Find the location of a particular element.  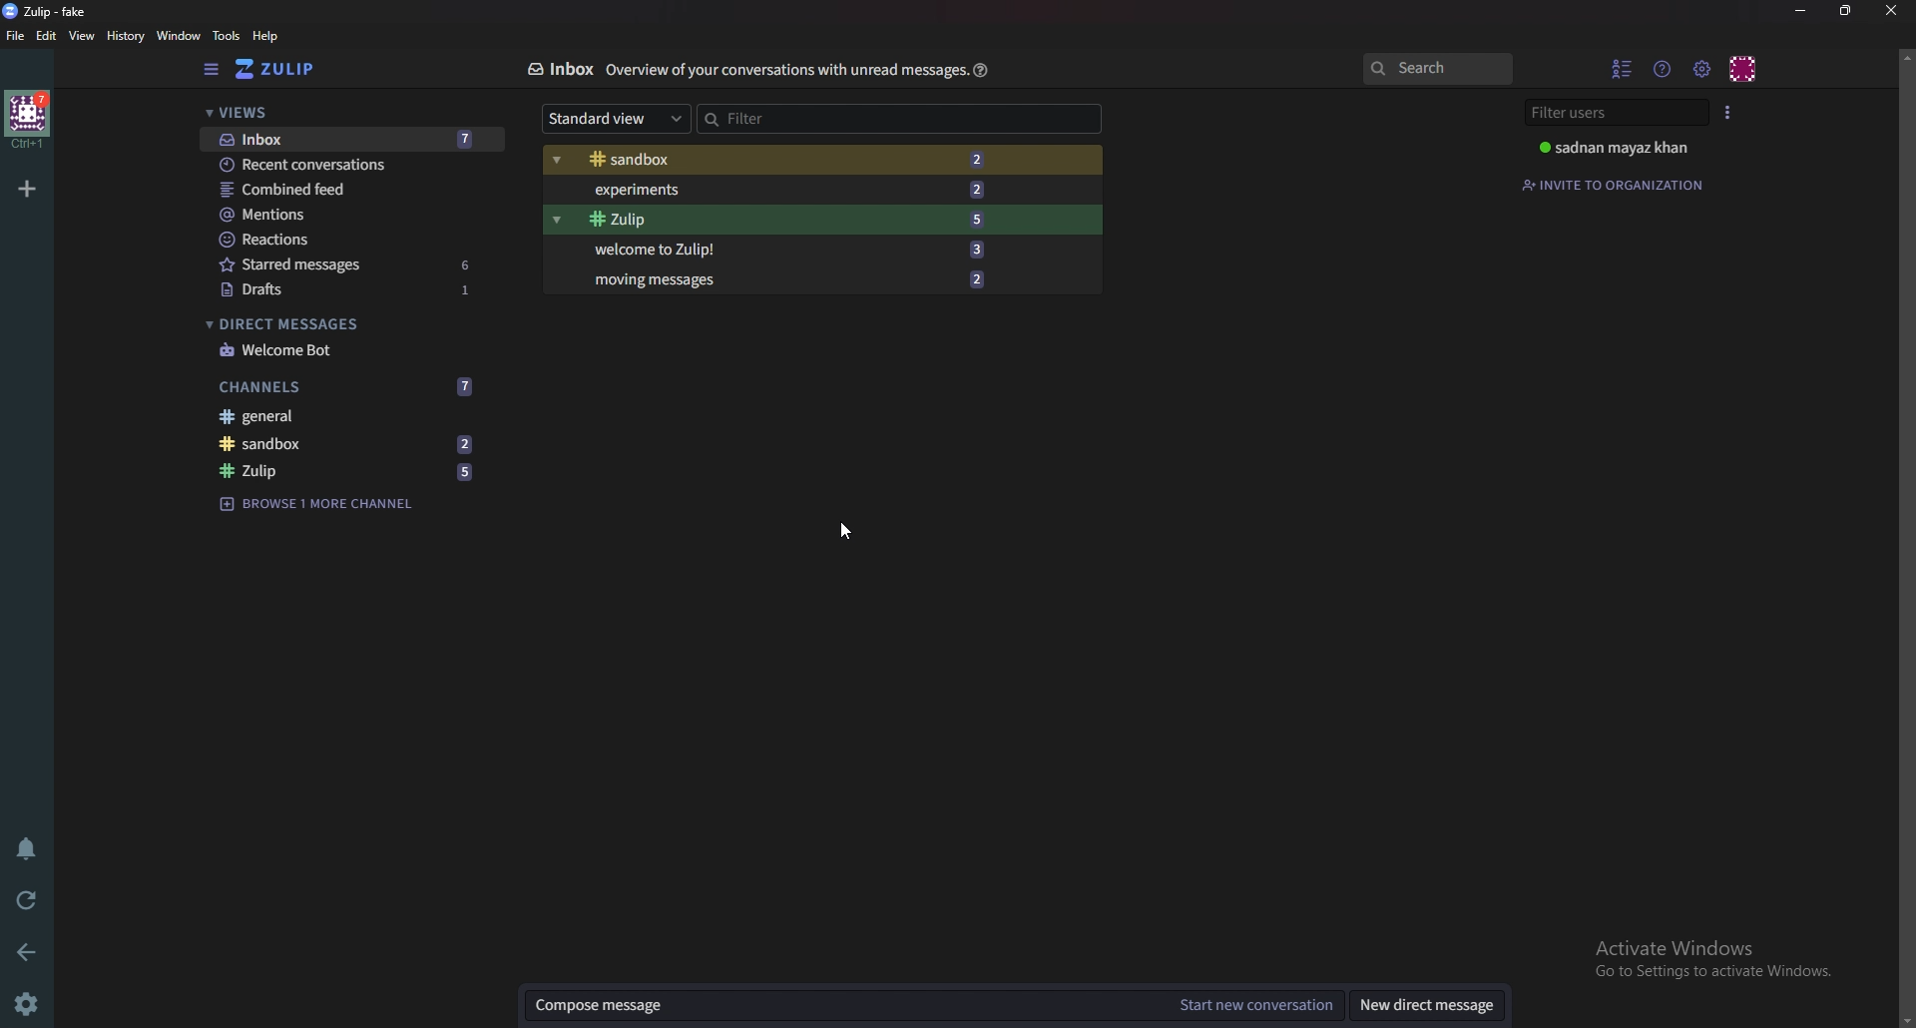

2 is located at coordinates (981, 279).